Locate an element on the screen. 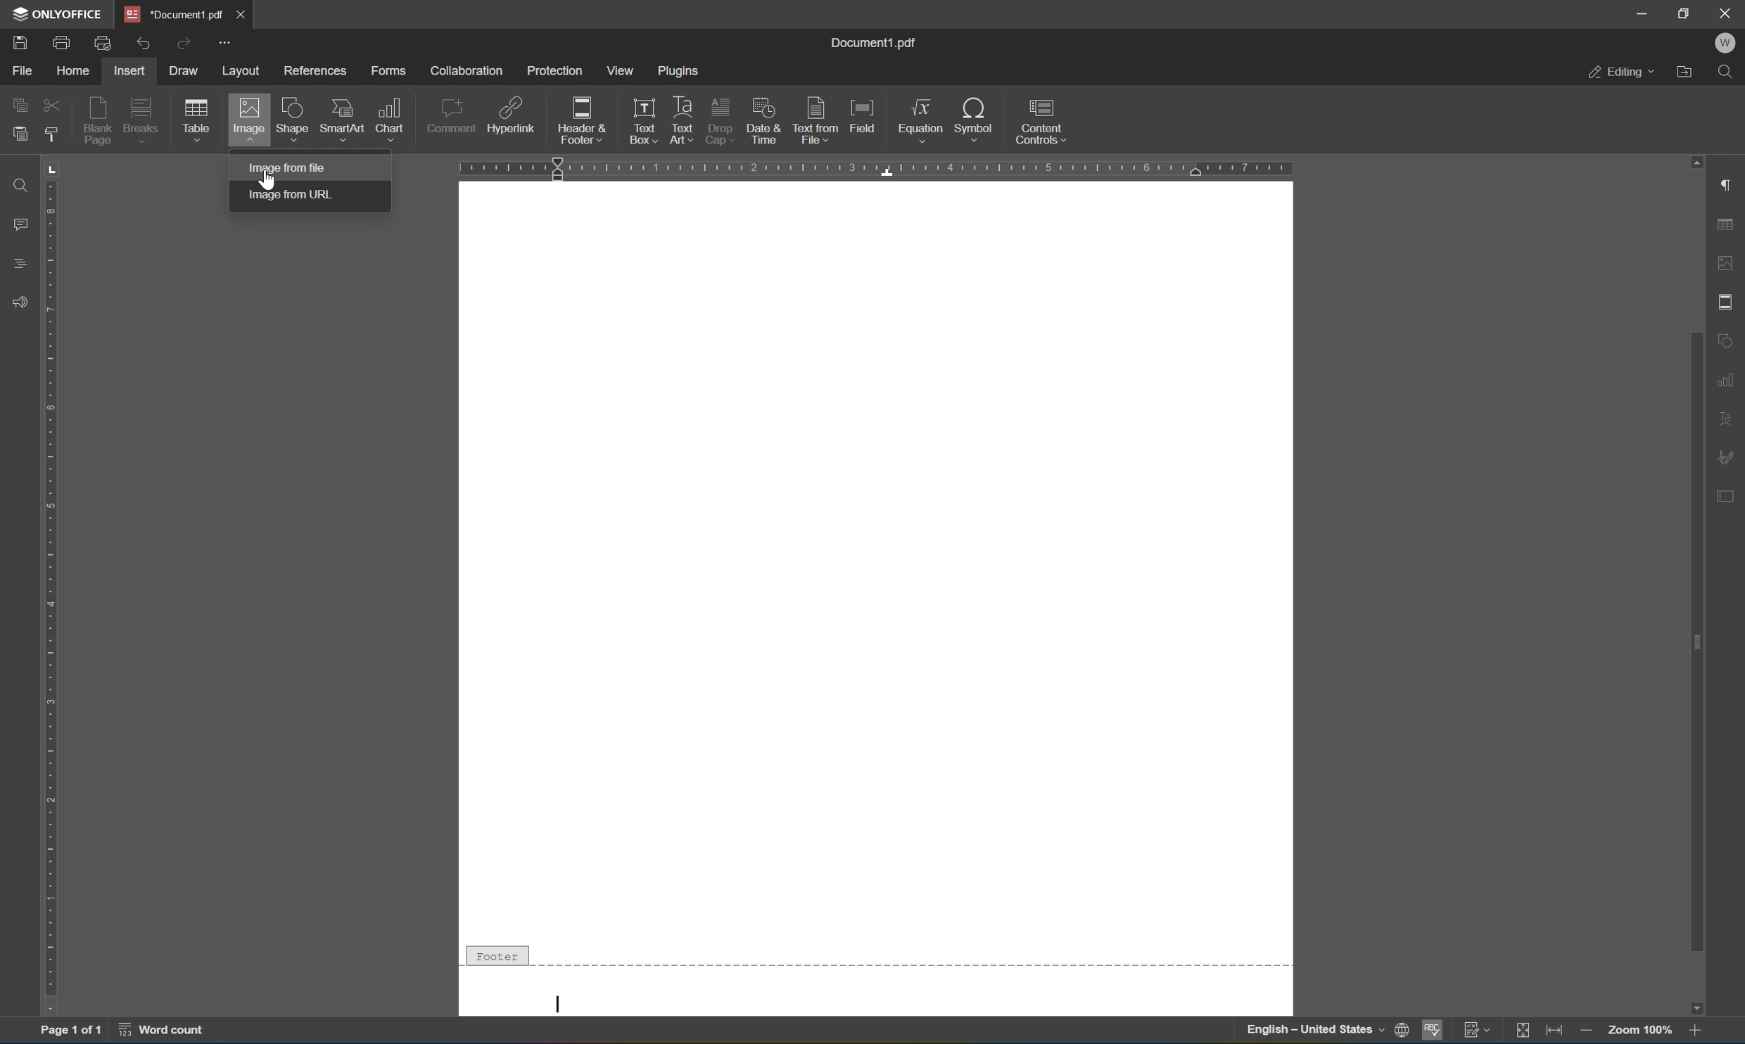  collaboration is located at coordinates (467, 71).